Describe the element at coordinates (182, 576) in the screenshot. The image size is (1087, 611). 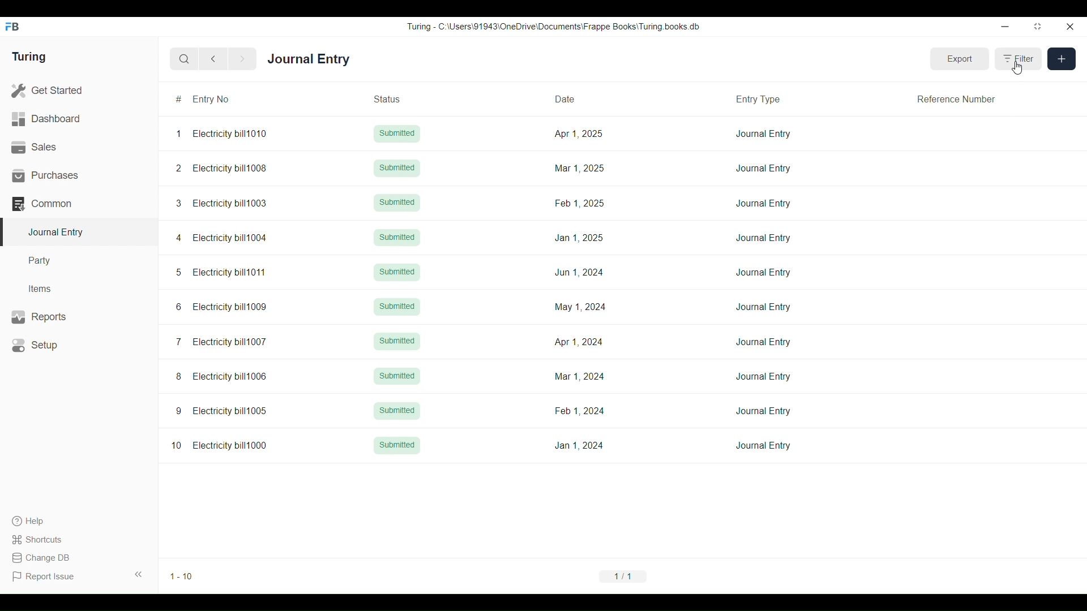
I see `1-10` at that location.